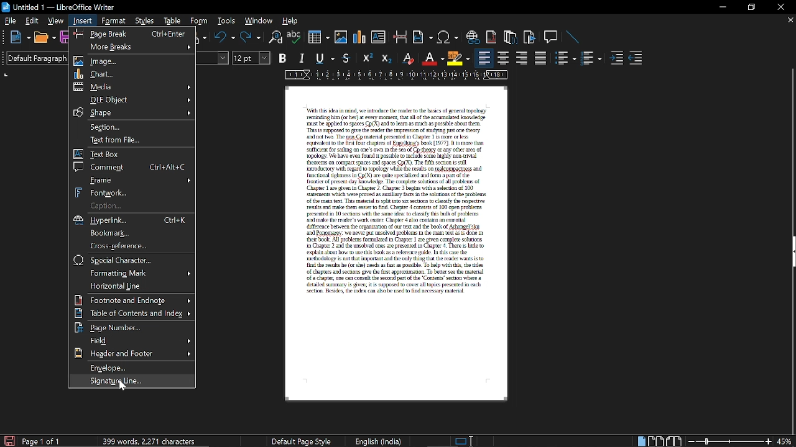 This screenshot has height=447, width=796. Describe the element at coordinates (463, 441) in the screenshot. I see `standard selection` at that location.